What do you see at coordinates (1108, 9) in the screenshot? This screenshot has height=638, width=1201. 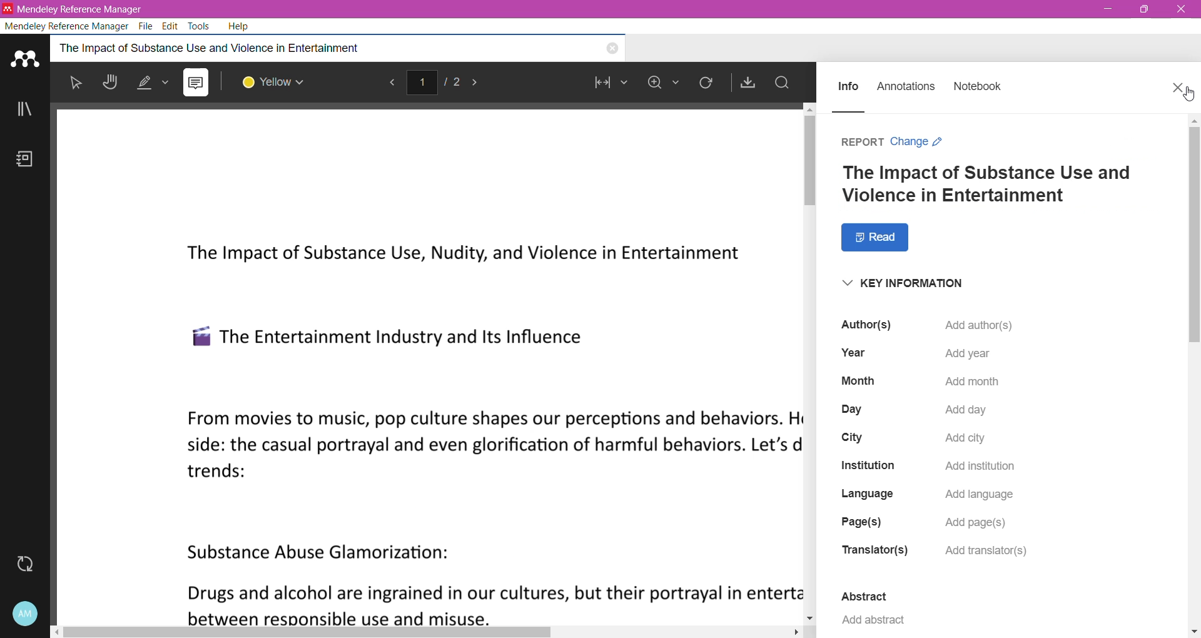 I see `Minimize` at bounding box center [1108, 9].